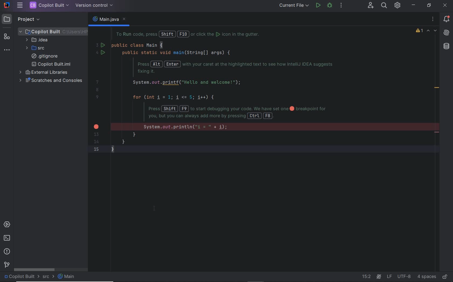 The image size is (453, 282). I want to click on 7, so click(98, 82).